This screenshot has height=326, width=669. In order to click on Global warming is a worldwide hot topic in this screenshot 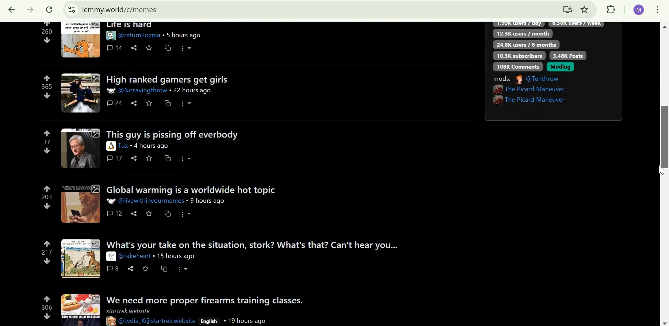, I will do `click(195, 189)`.